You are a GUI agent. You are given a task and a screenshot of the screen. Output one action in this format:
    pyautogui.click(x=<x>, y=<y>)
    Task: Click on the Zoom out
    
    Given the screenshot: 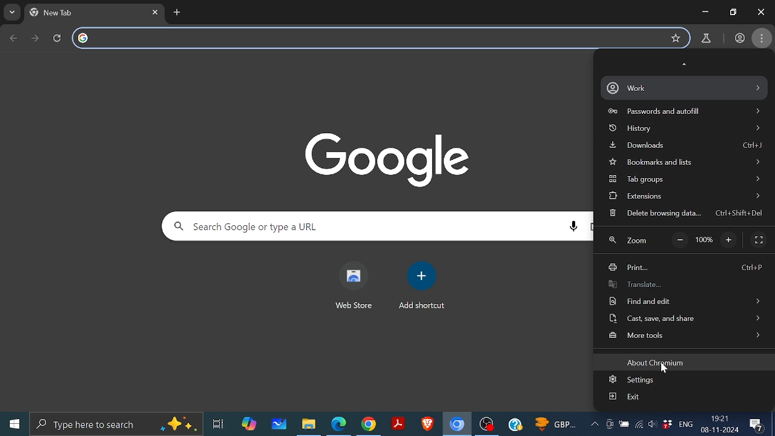 What is the action you would take?
    pyautogui.click(x=681, y=240)
    